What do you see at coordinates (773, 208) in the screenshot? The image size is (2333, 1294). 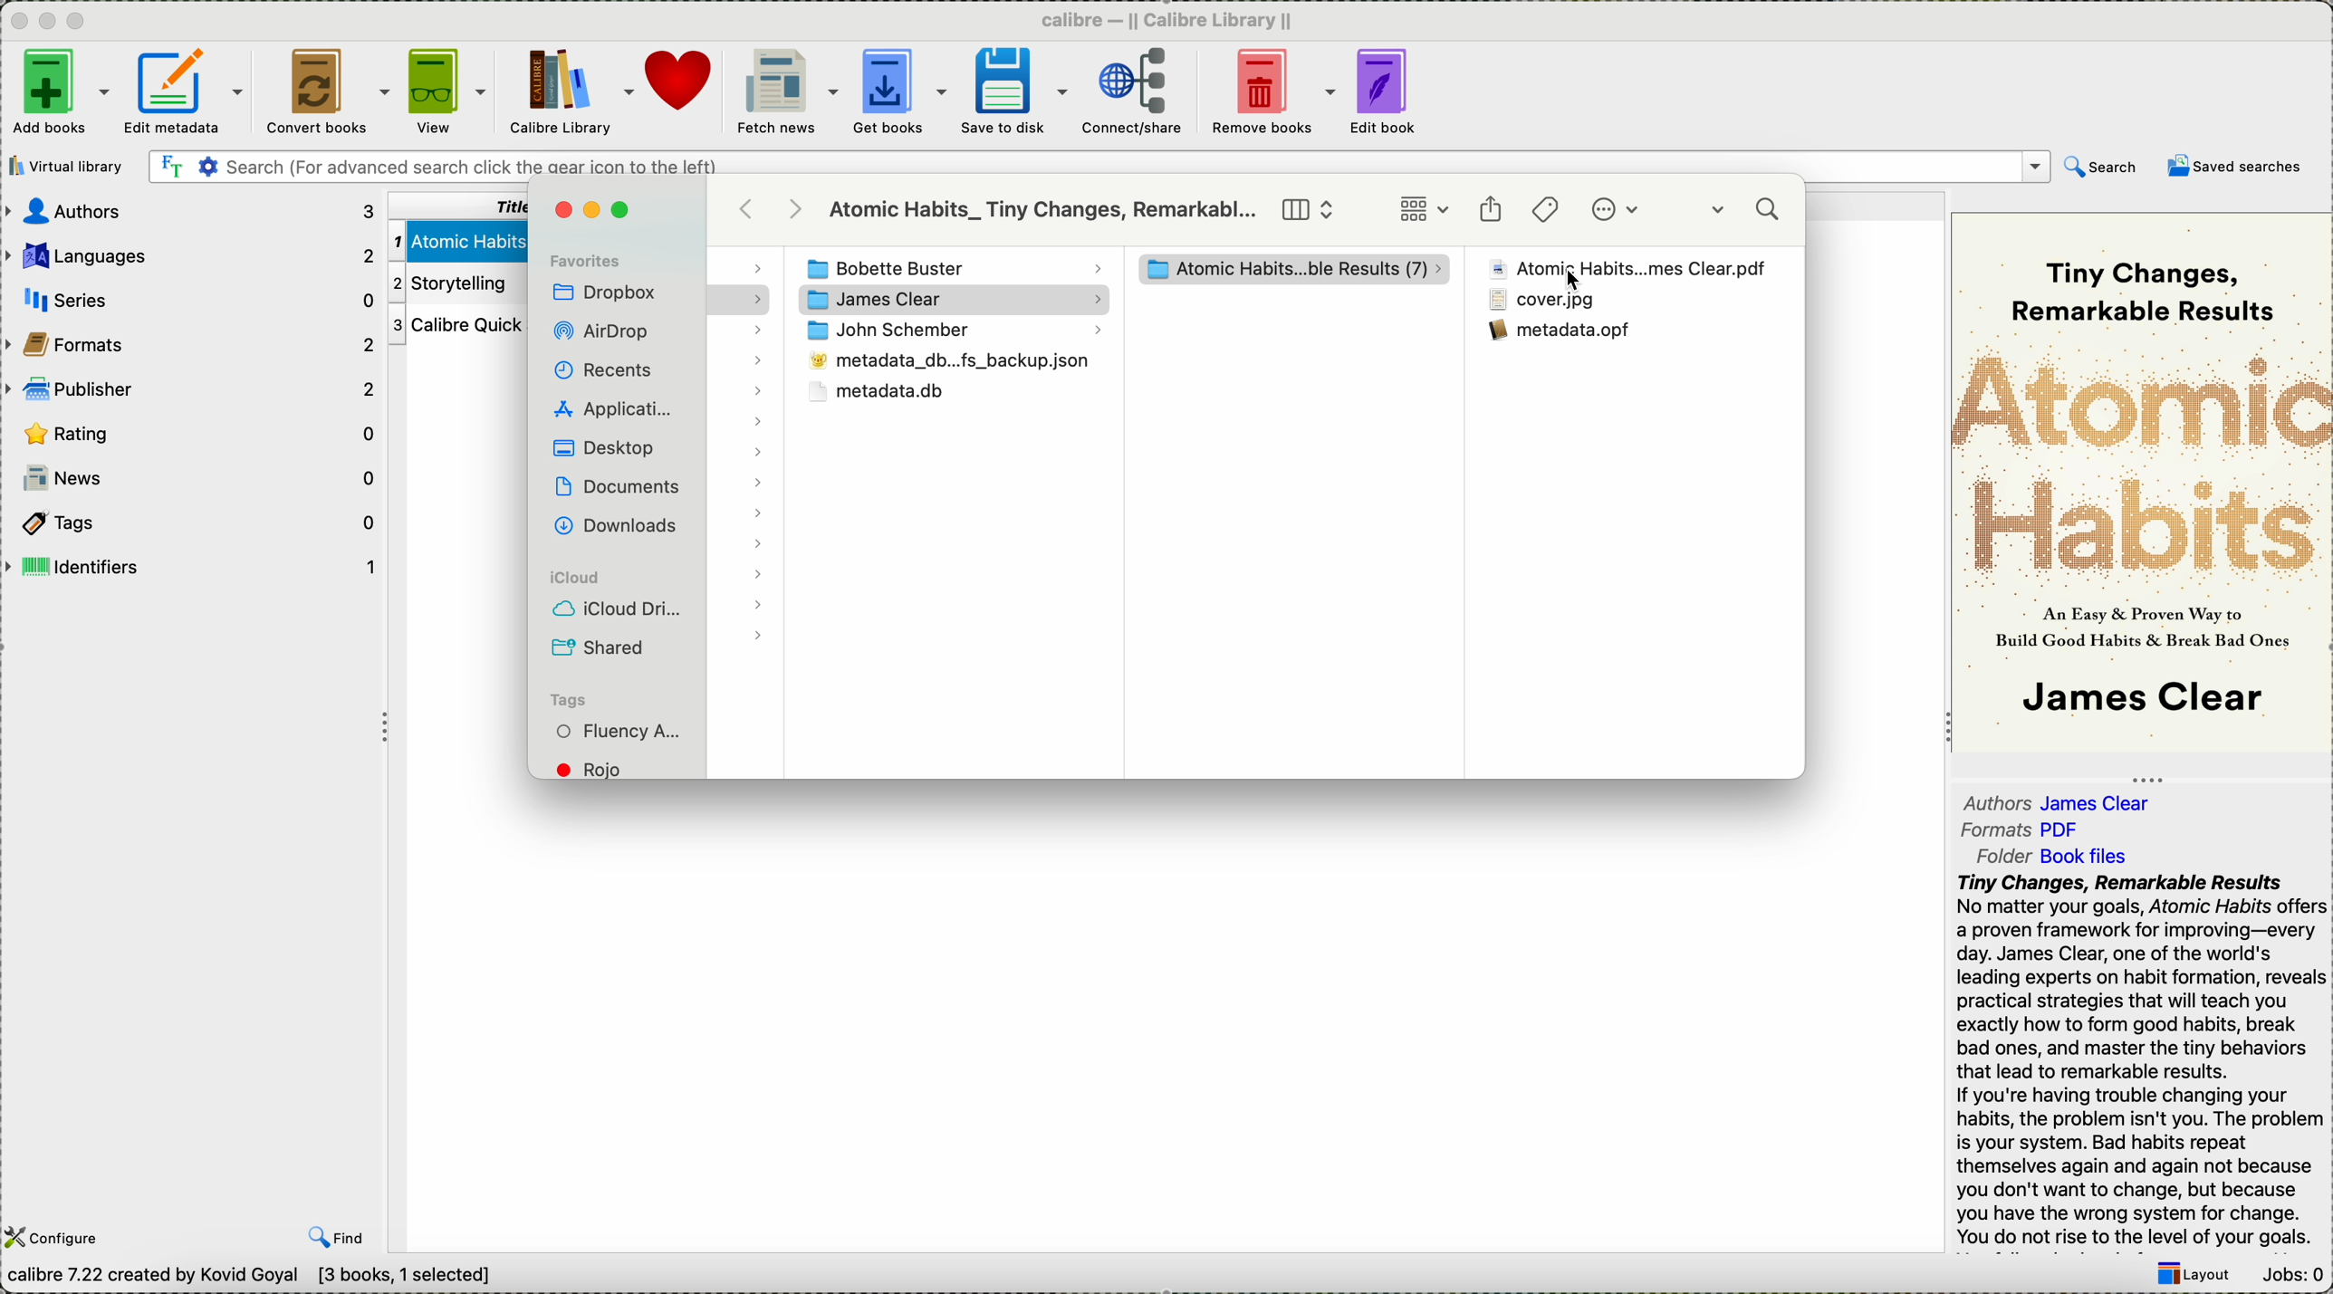 I see `navigate arrows` at bounding box center [773, 208].